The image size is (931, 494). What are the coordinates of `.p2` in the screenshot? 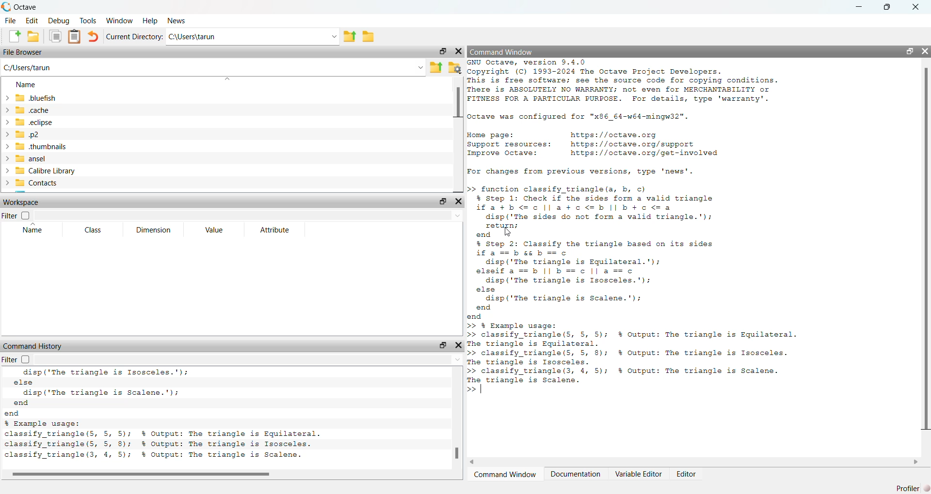 It's located at (35, 134).